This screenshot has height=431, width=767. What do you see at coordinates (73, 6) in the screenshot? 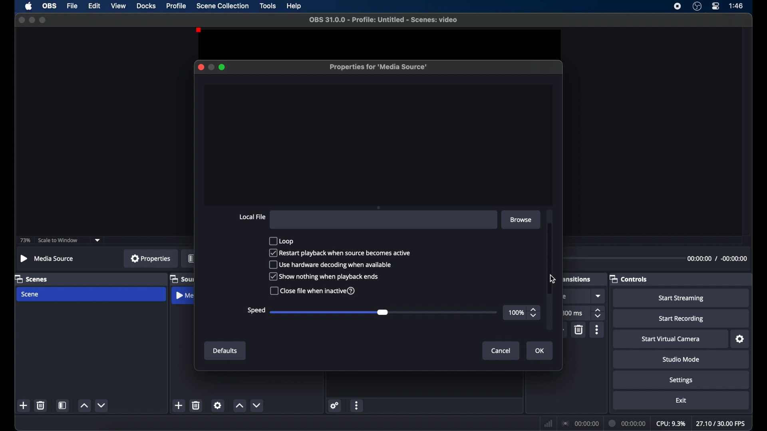
I see `file` at bounding box center [73, 6].